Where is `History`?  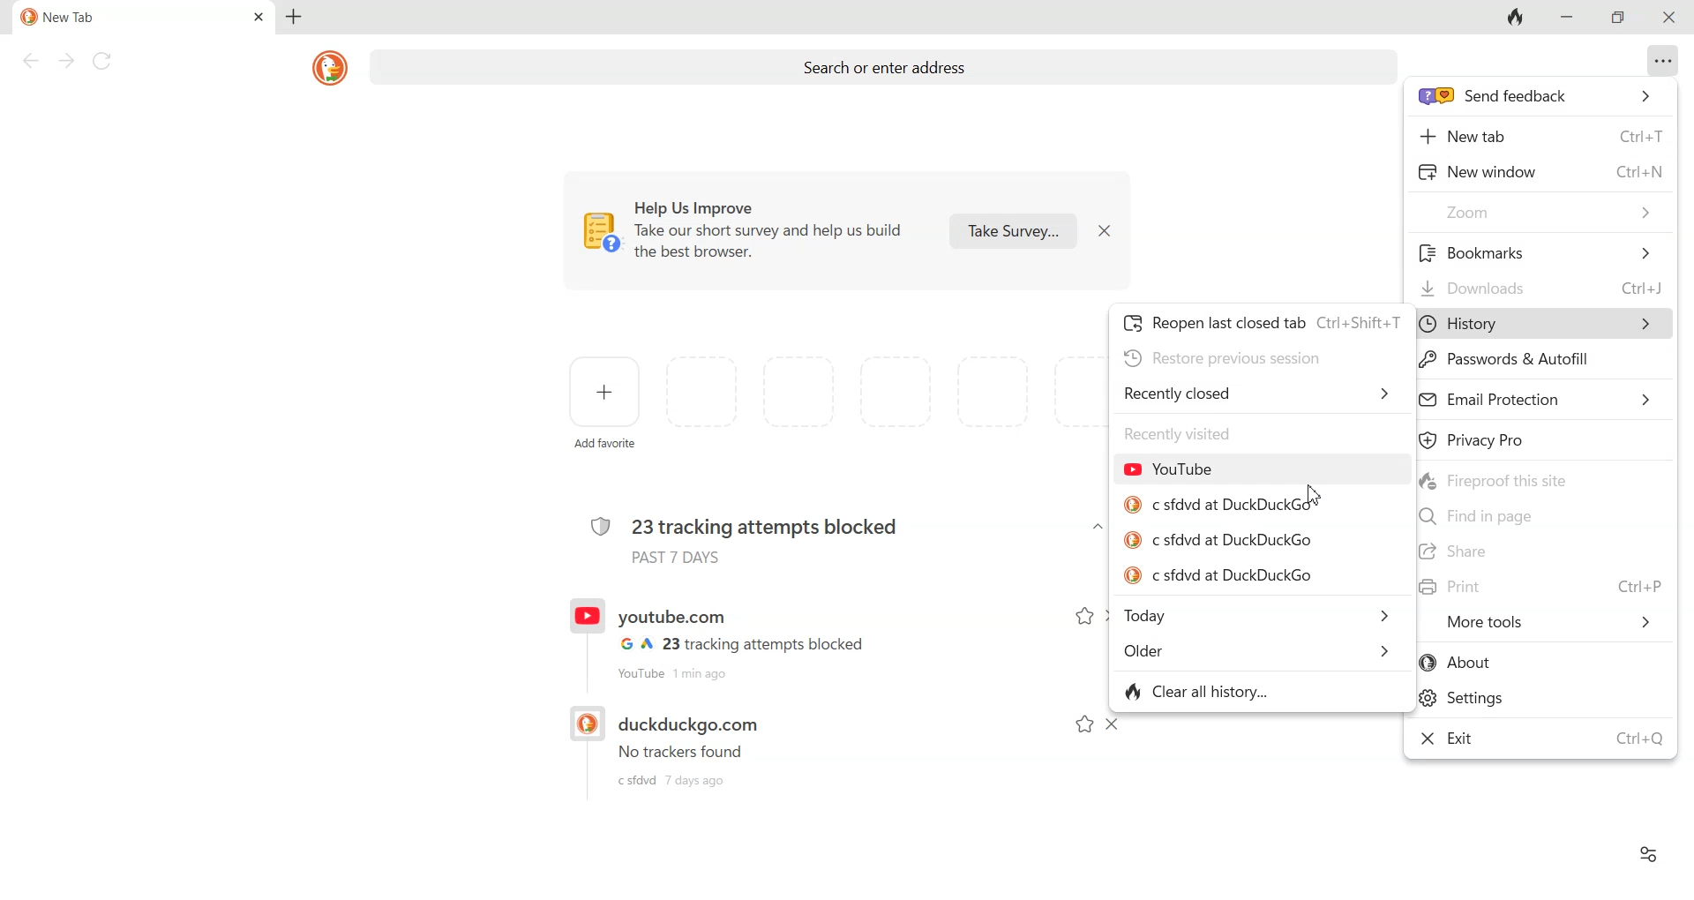 History is located at coordinates (1546, 324).